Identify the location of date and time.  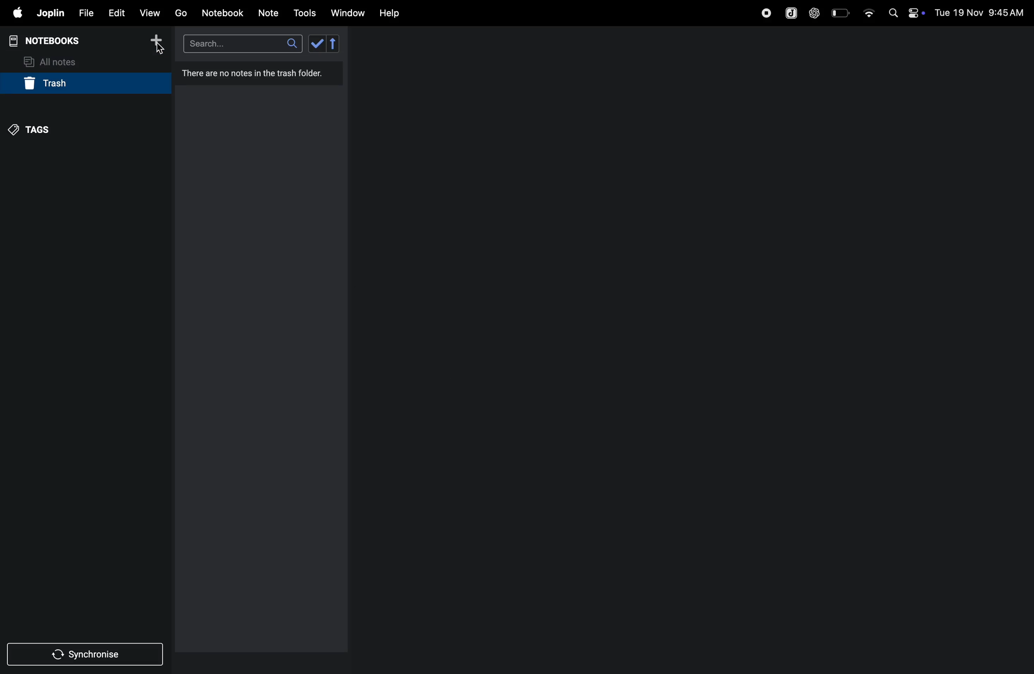
(982, 12).